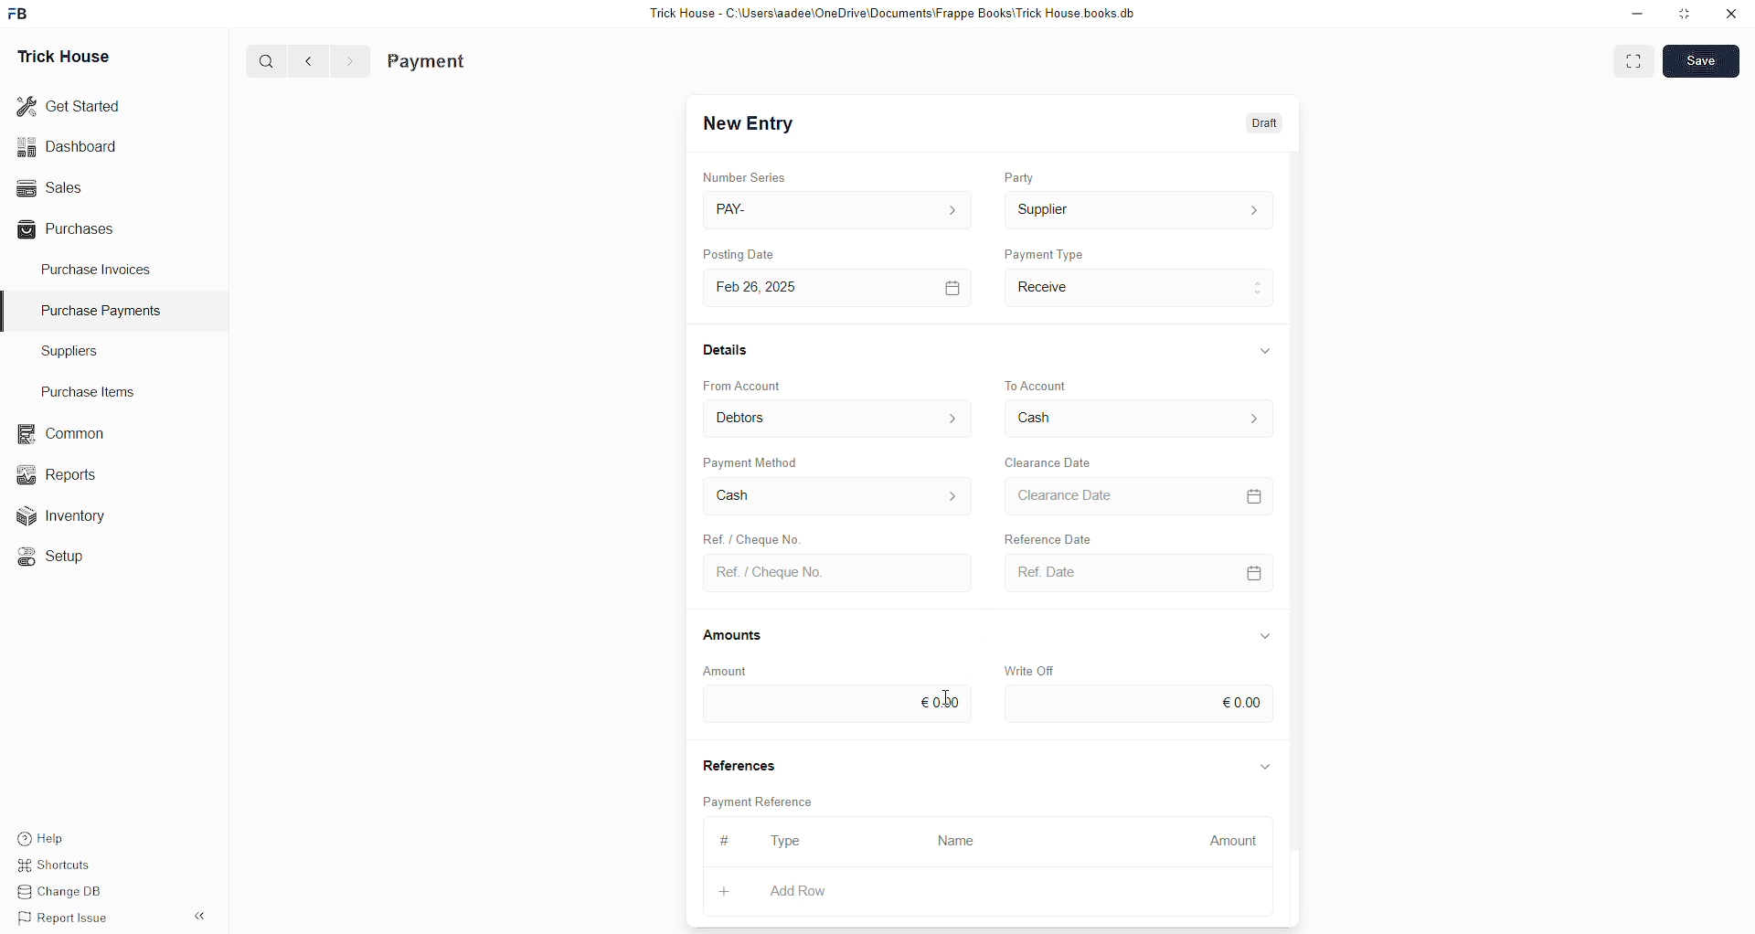 This screenshot has width=1755, height=934. I want to click on Amount, so click(1234, 841).